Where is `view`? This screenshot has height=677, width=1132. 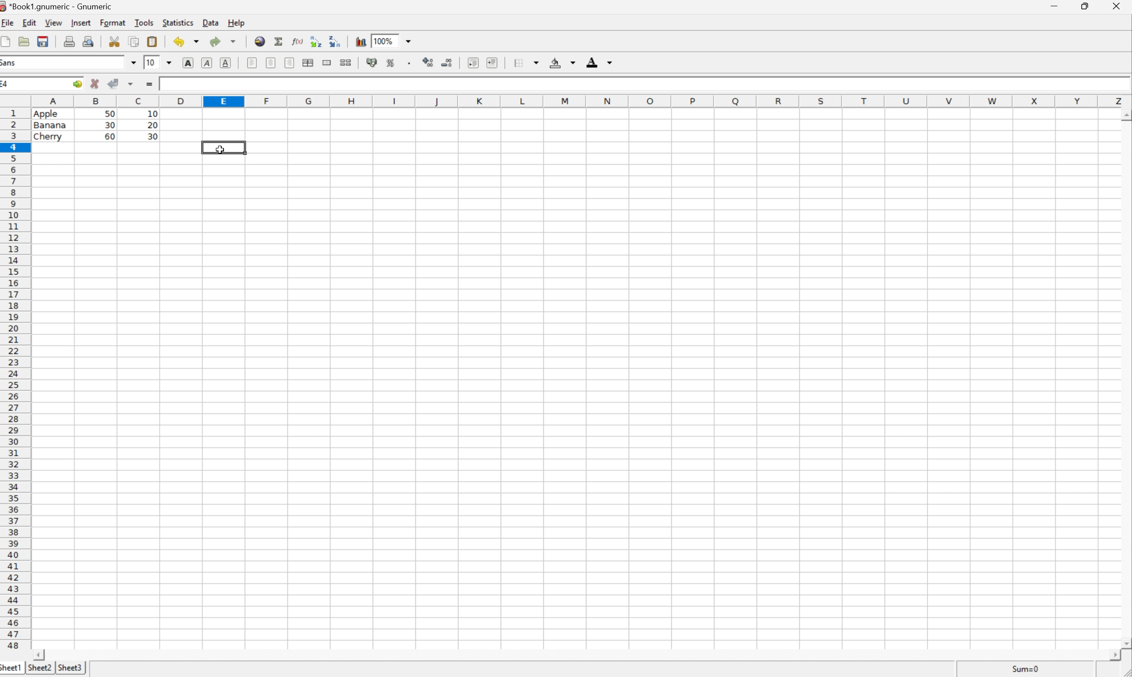 view is located at coordinates (53, 22).